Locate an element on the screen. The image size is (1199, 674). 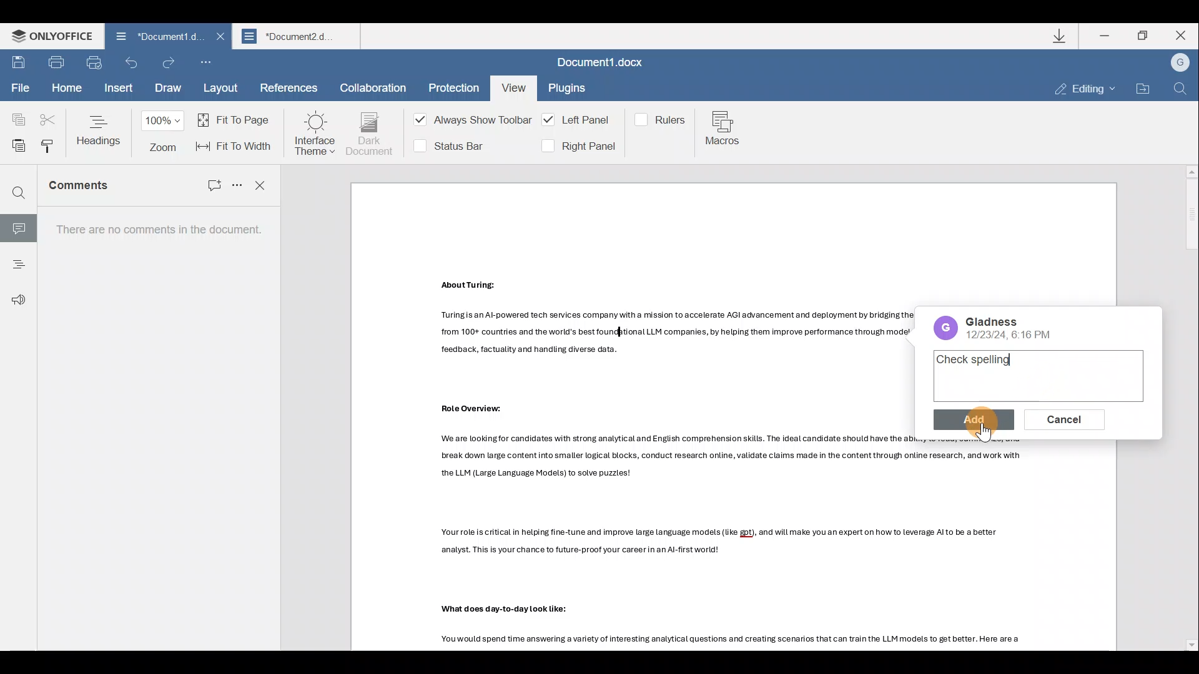
Paste is located at coordinates (15, 144).